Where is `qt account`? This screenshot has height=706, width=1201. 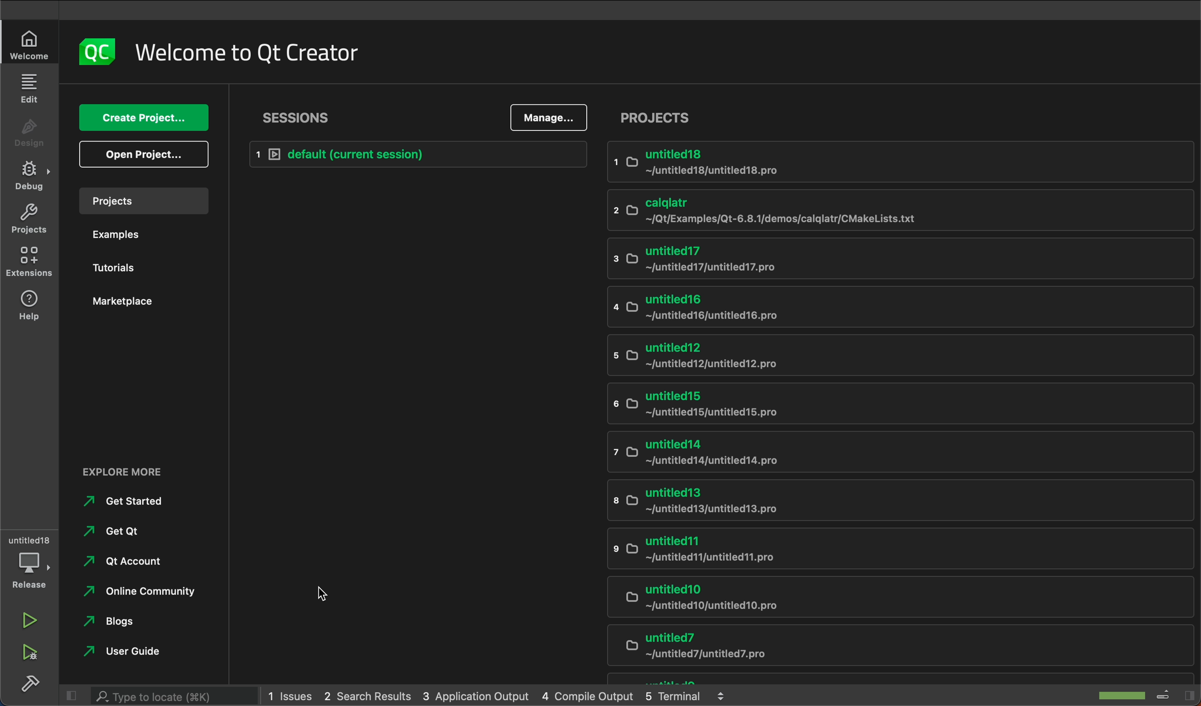
qt account is located at coordinates (117, 560).